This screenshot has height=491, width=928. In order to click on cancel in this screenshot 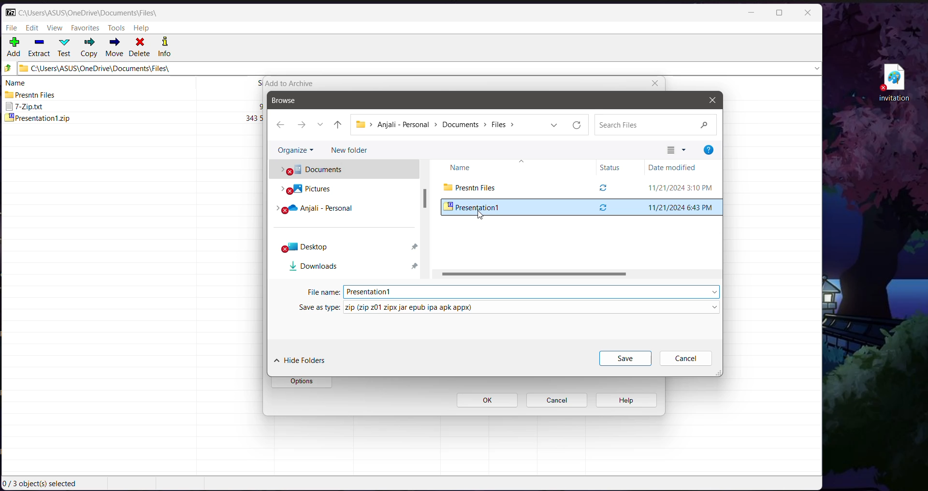, I will do `click(556, 401)`.